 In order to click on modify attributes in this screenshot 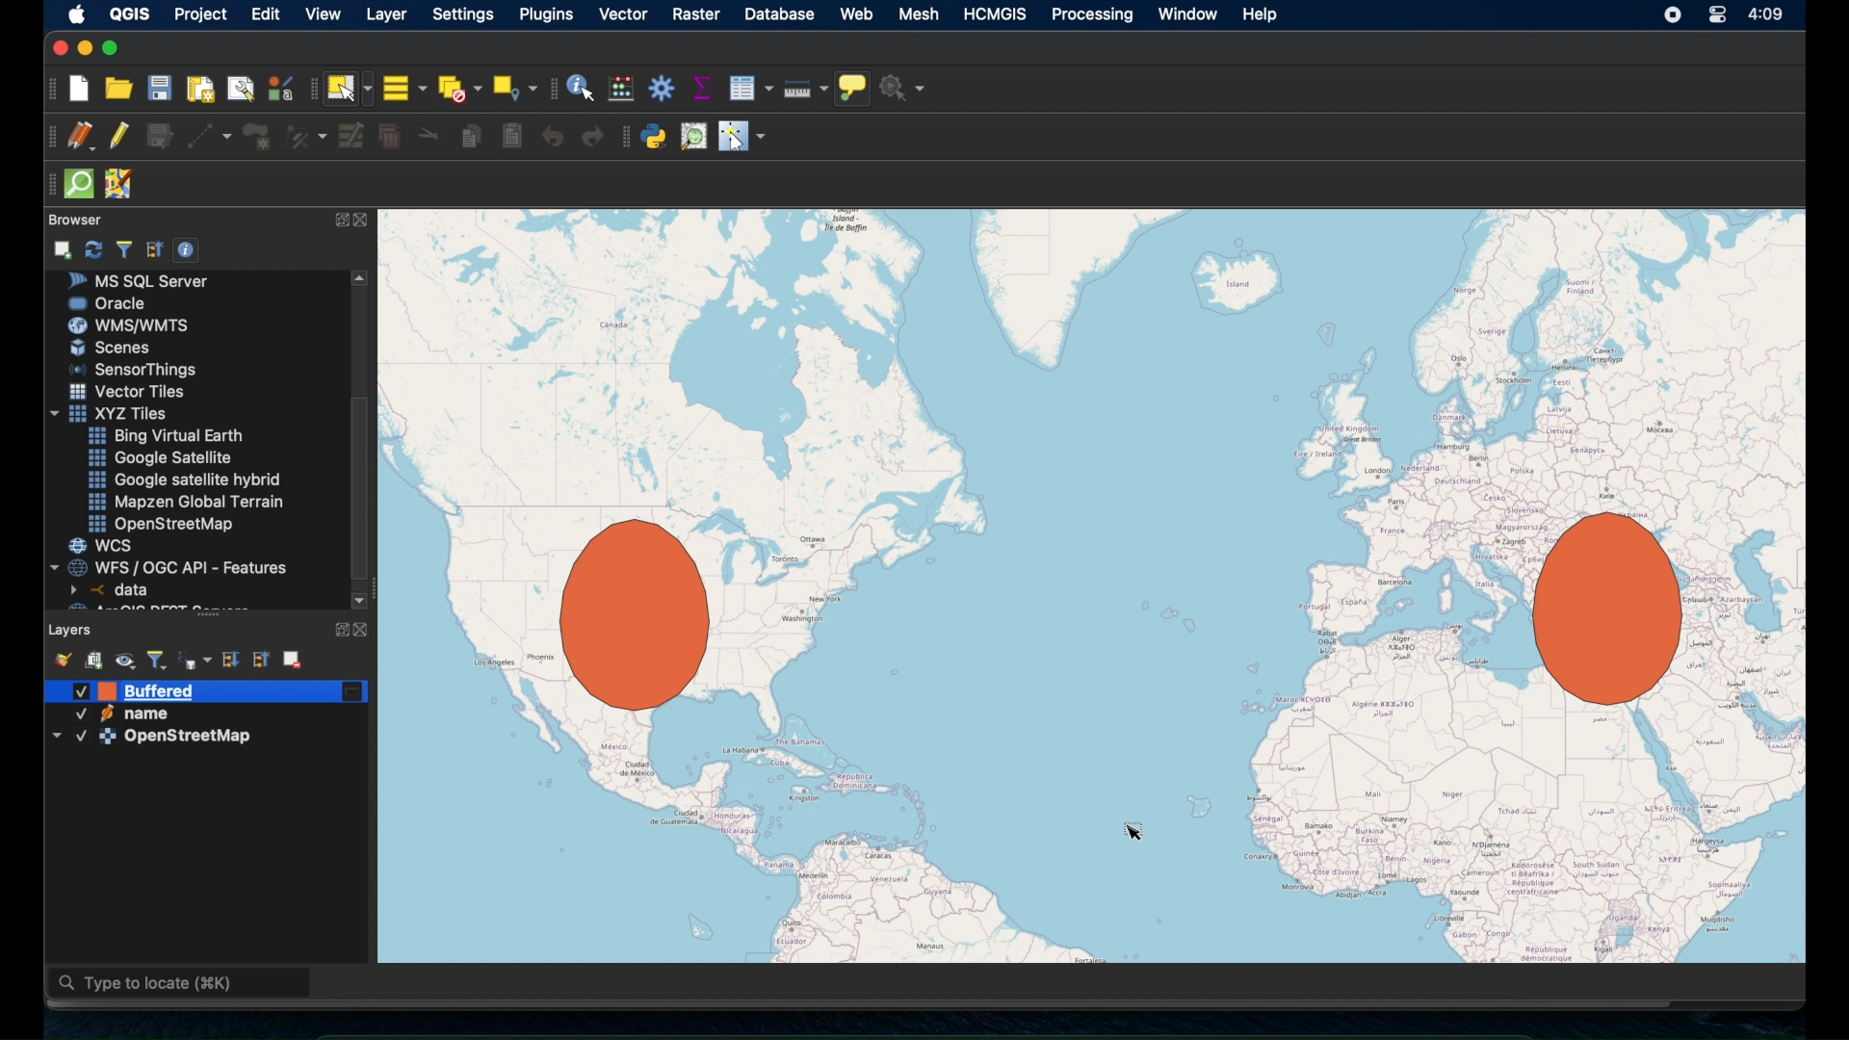, I will do `click(350, 137)`.